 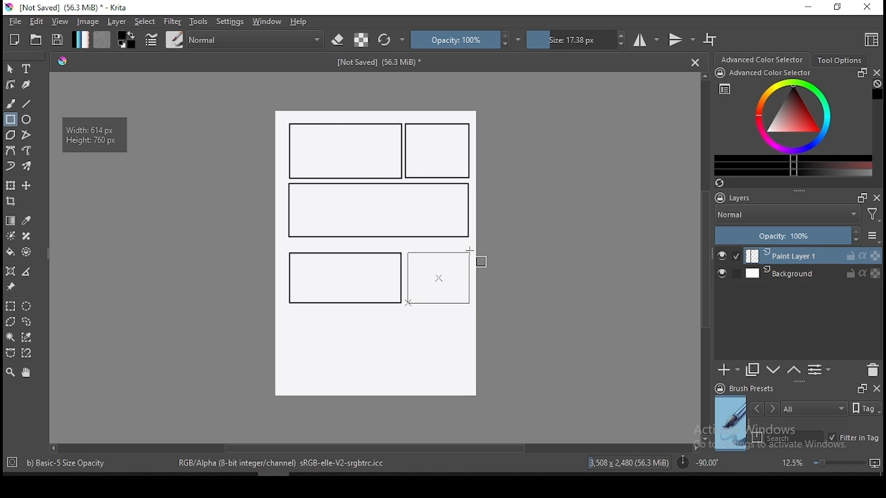 I want to click on select, so click(x=145, y=21).